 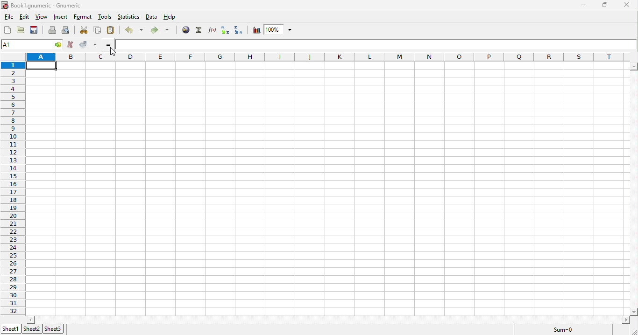 What do you see at coordinates (225, 30) in the screenshot?
I see `sort ascending` at bounding box center [225, 30].